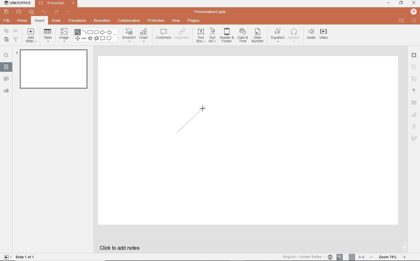 This screenshot has width=420, height=261. Describe the element at coordinates (22, 21) in the screenshot. I see `HOME` at that location.